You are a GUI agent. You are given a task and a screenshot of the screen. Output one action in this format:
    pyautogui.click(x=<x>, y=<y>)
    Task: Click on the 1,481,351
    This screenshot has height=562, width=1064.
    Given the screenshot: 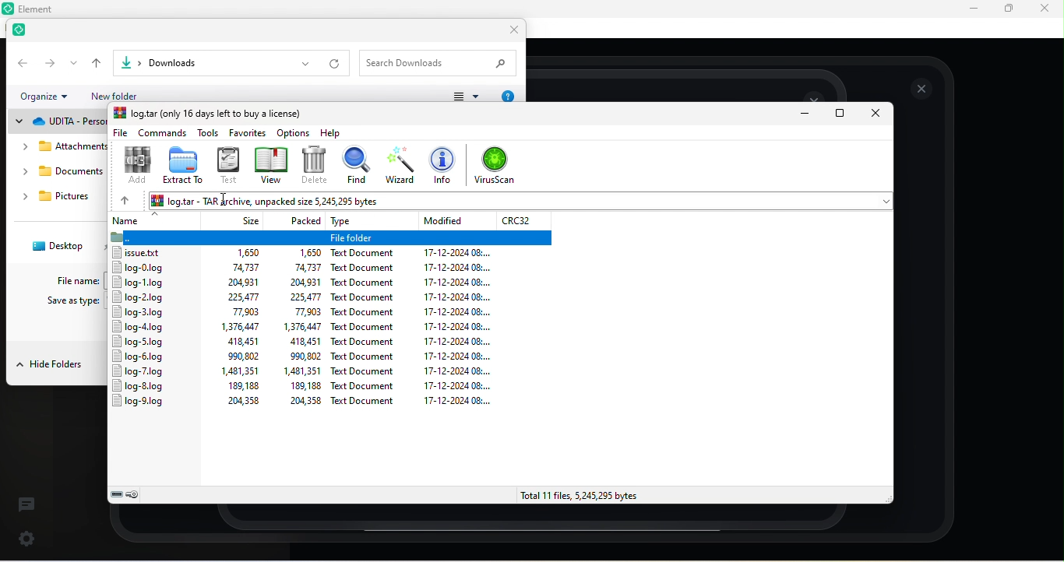 What is the action you would take?
    pyautogui.click(x=301, y=371)
    